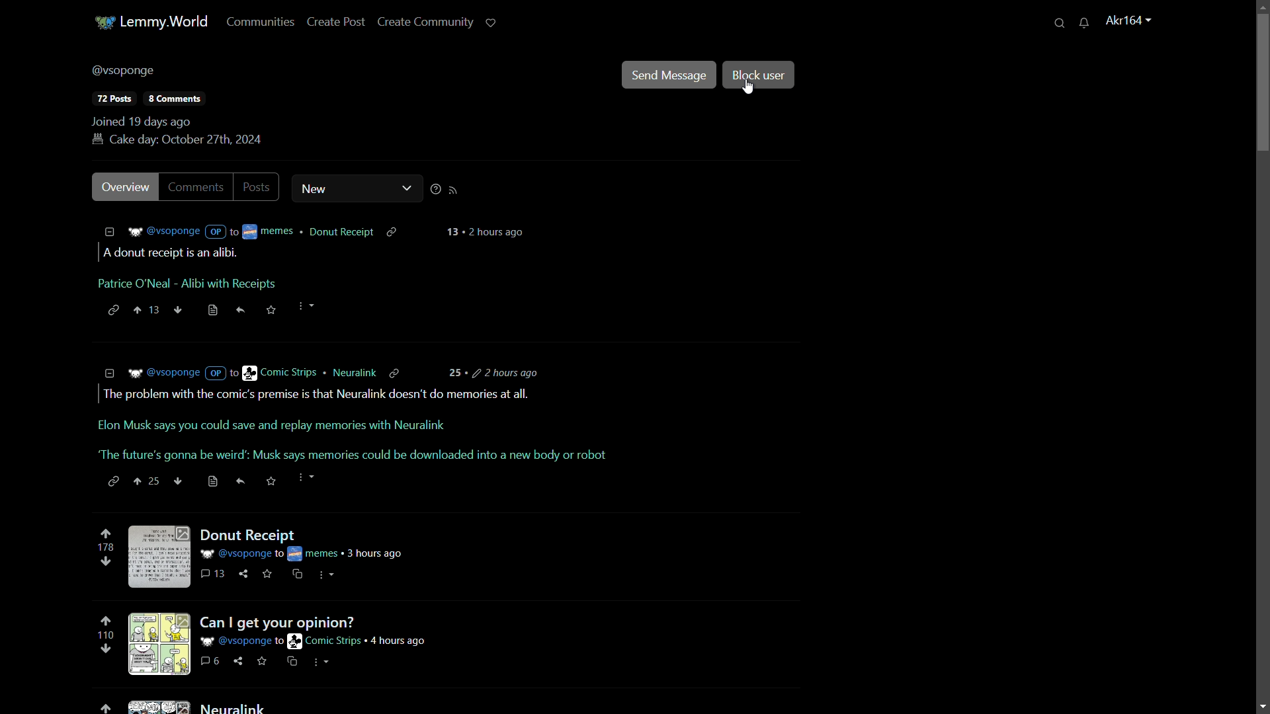 This screenshot has width=1270, height=714. What do you see at coordinates (106, 534) in the screenshot?
I see `upvote` at bounding box center [106, 534].